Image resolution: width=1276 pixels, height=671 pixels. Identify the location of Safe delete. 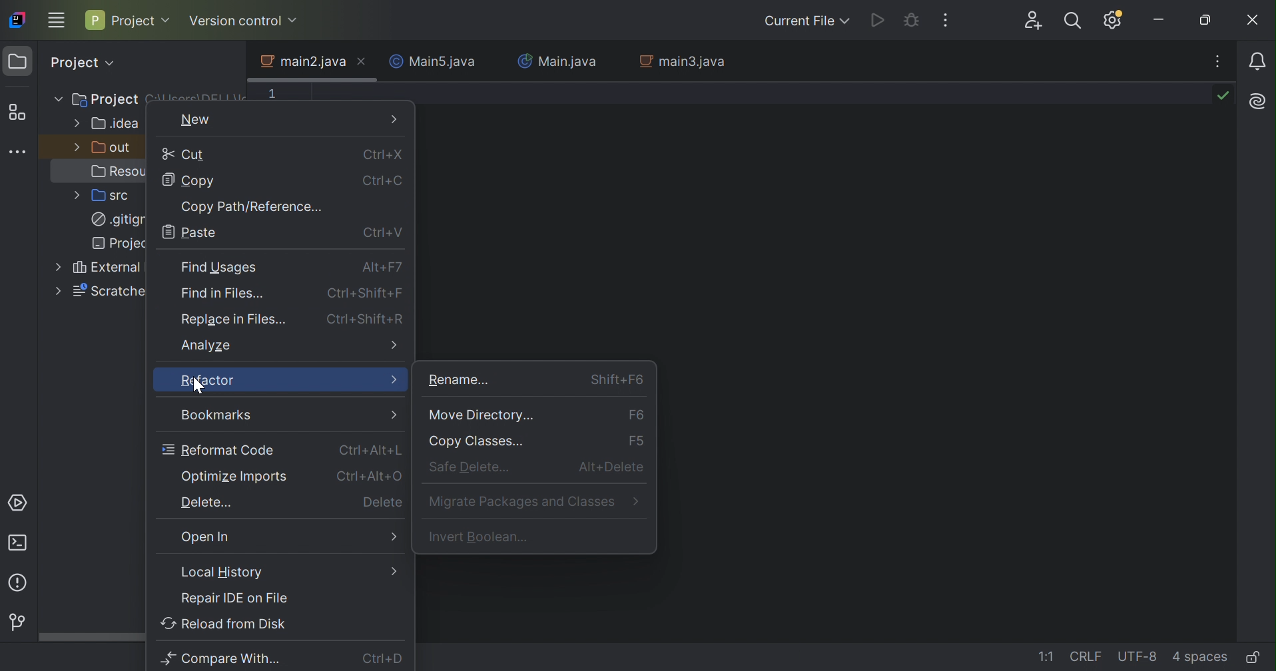
(470, 467).